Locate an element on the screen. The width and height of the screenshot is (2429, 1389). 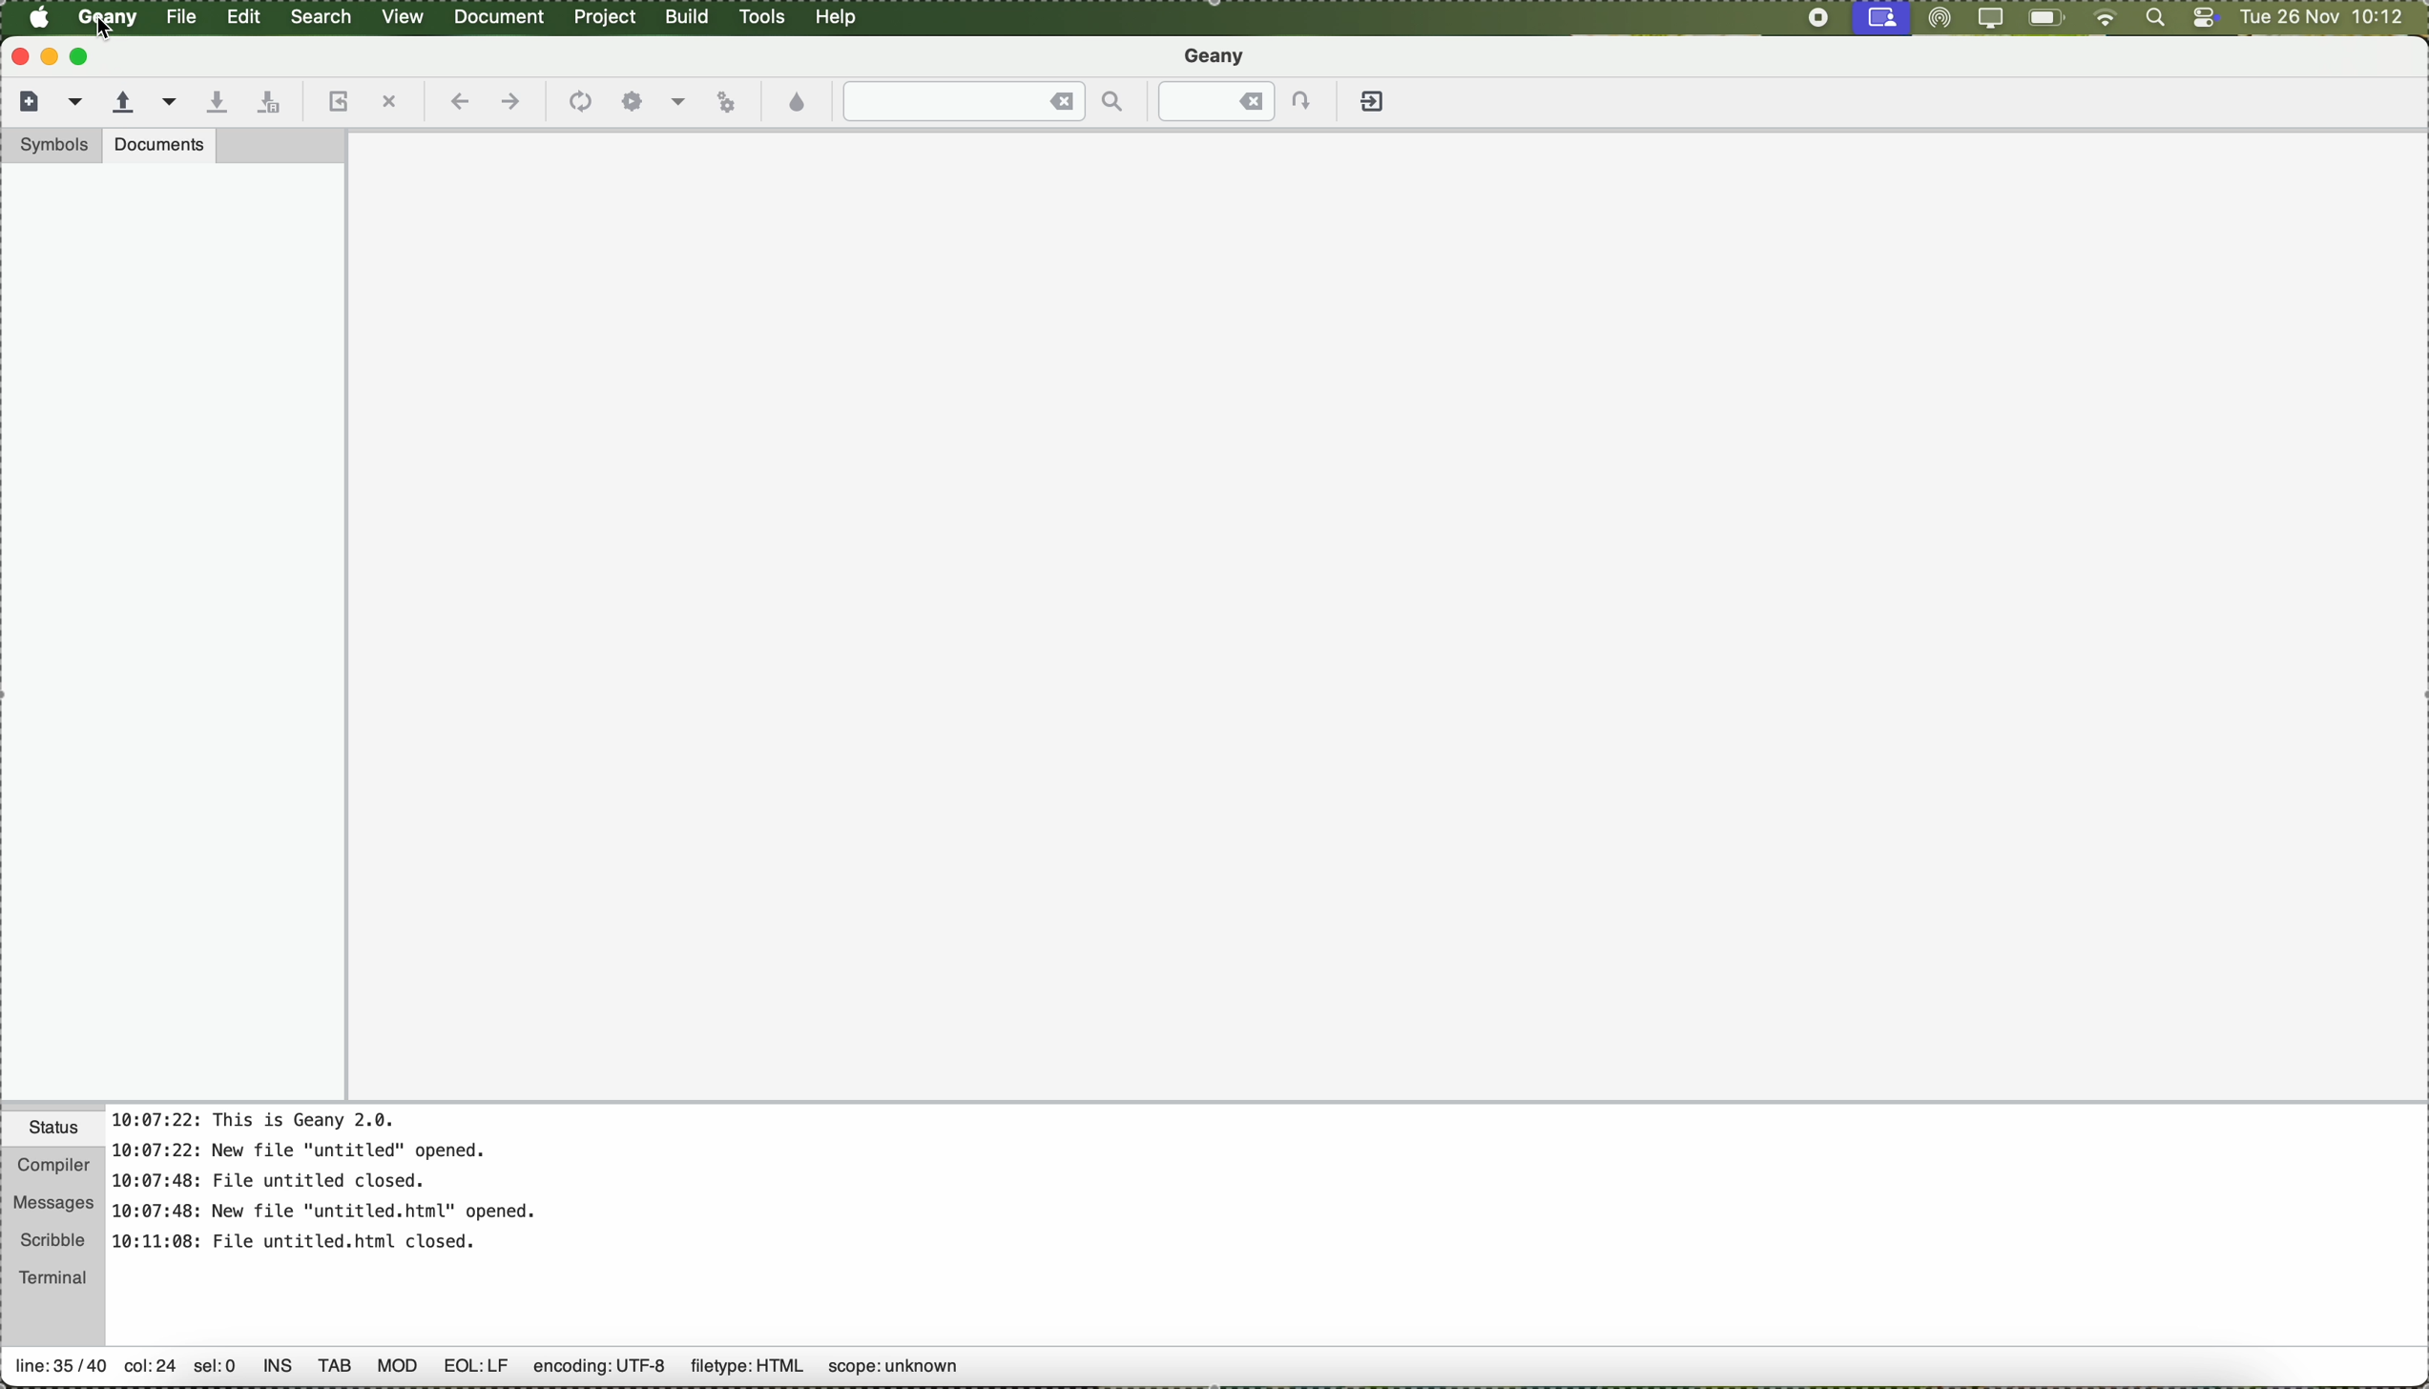
compile the current file is located at coordinates (579, 103).